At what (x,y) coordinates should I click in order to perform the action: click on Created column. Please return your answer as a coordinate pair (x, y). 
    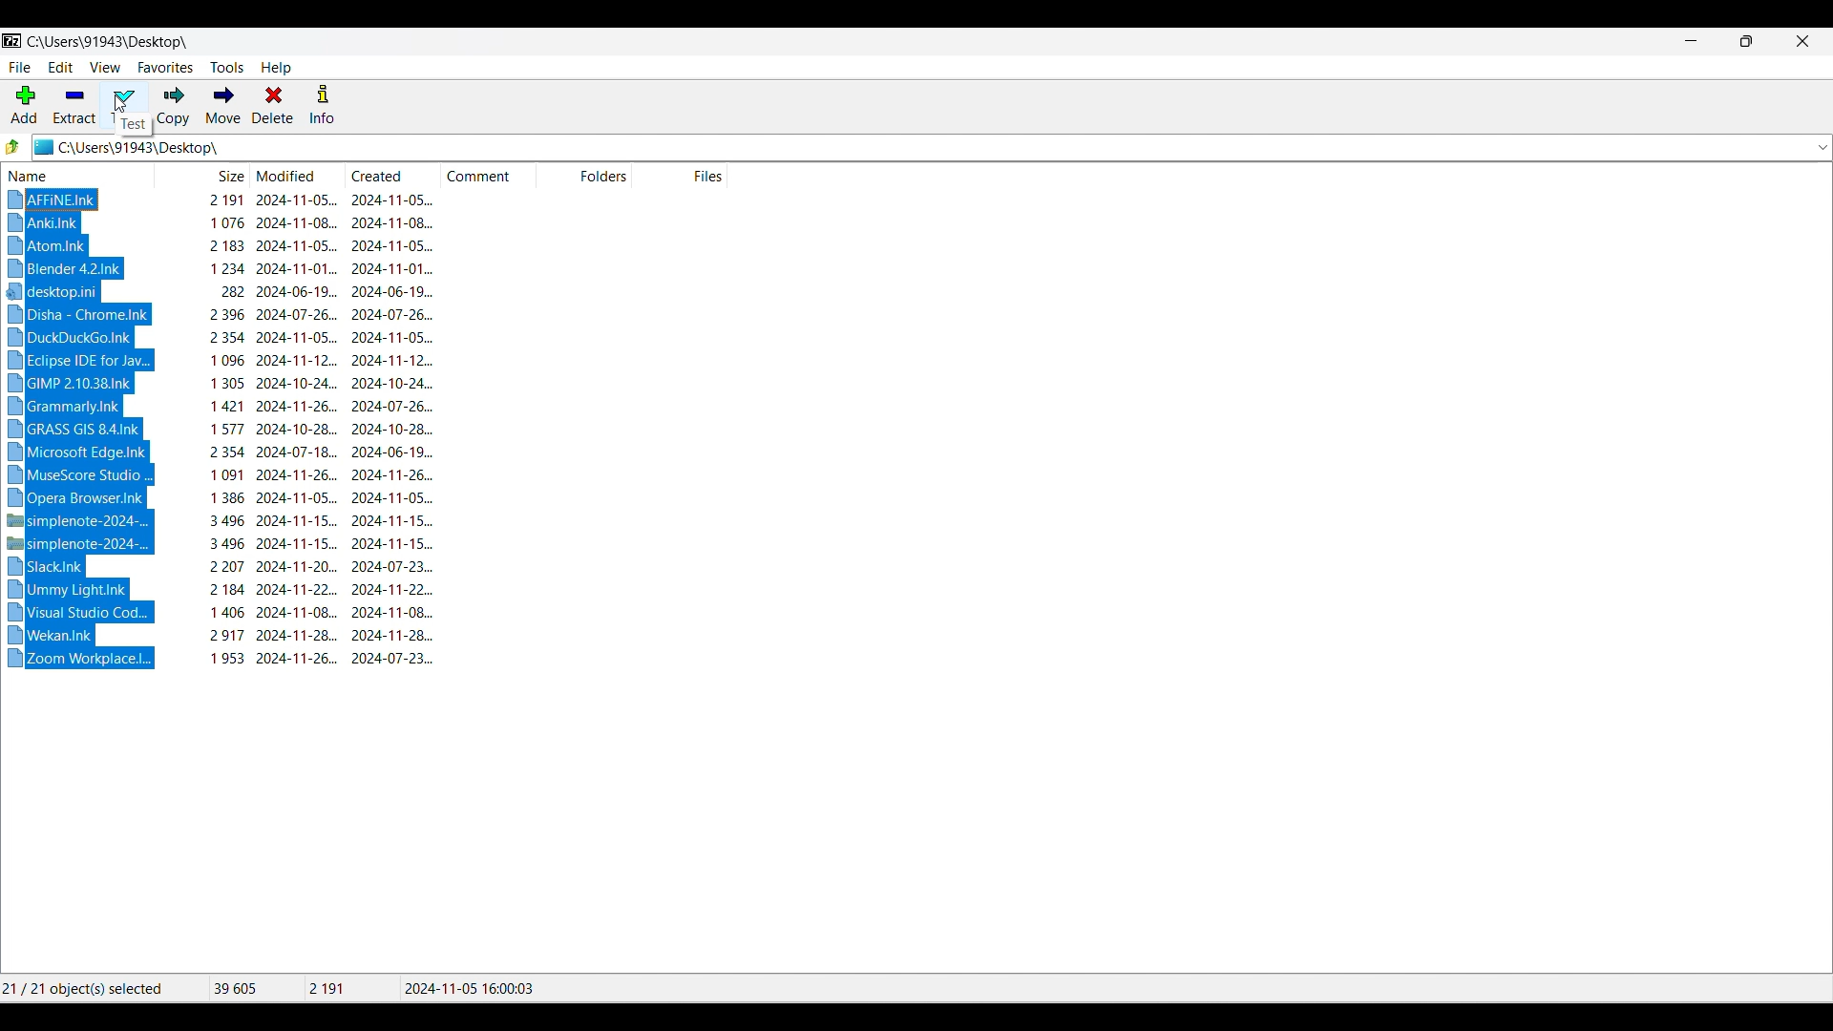
    Looking at the image, I should click on (396, 175).